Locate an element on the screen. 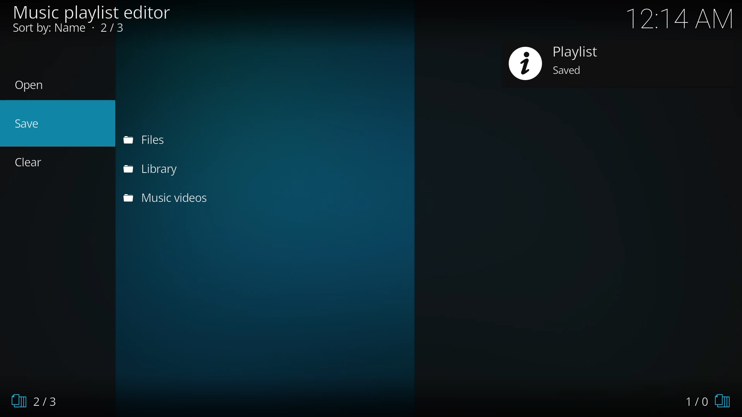 Image resolution: width=742 pixels, height=417 pixels. library is located at coordinates (155, 169).